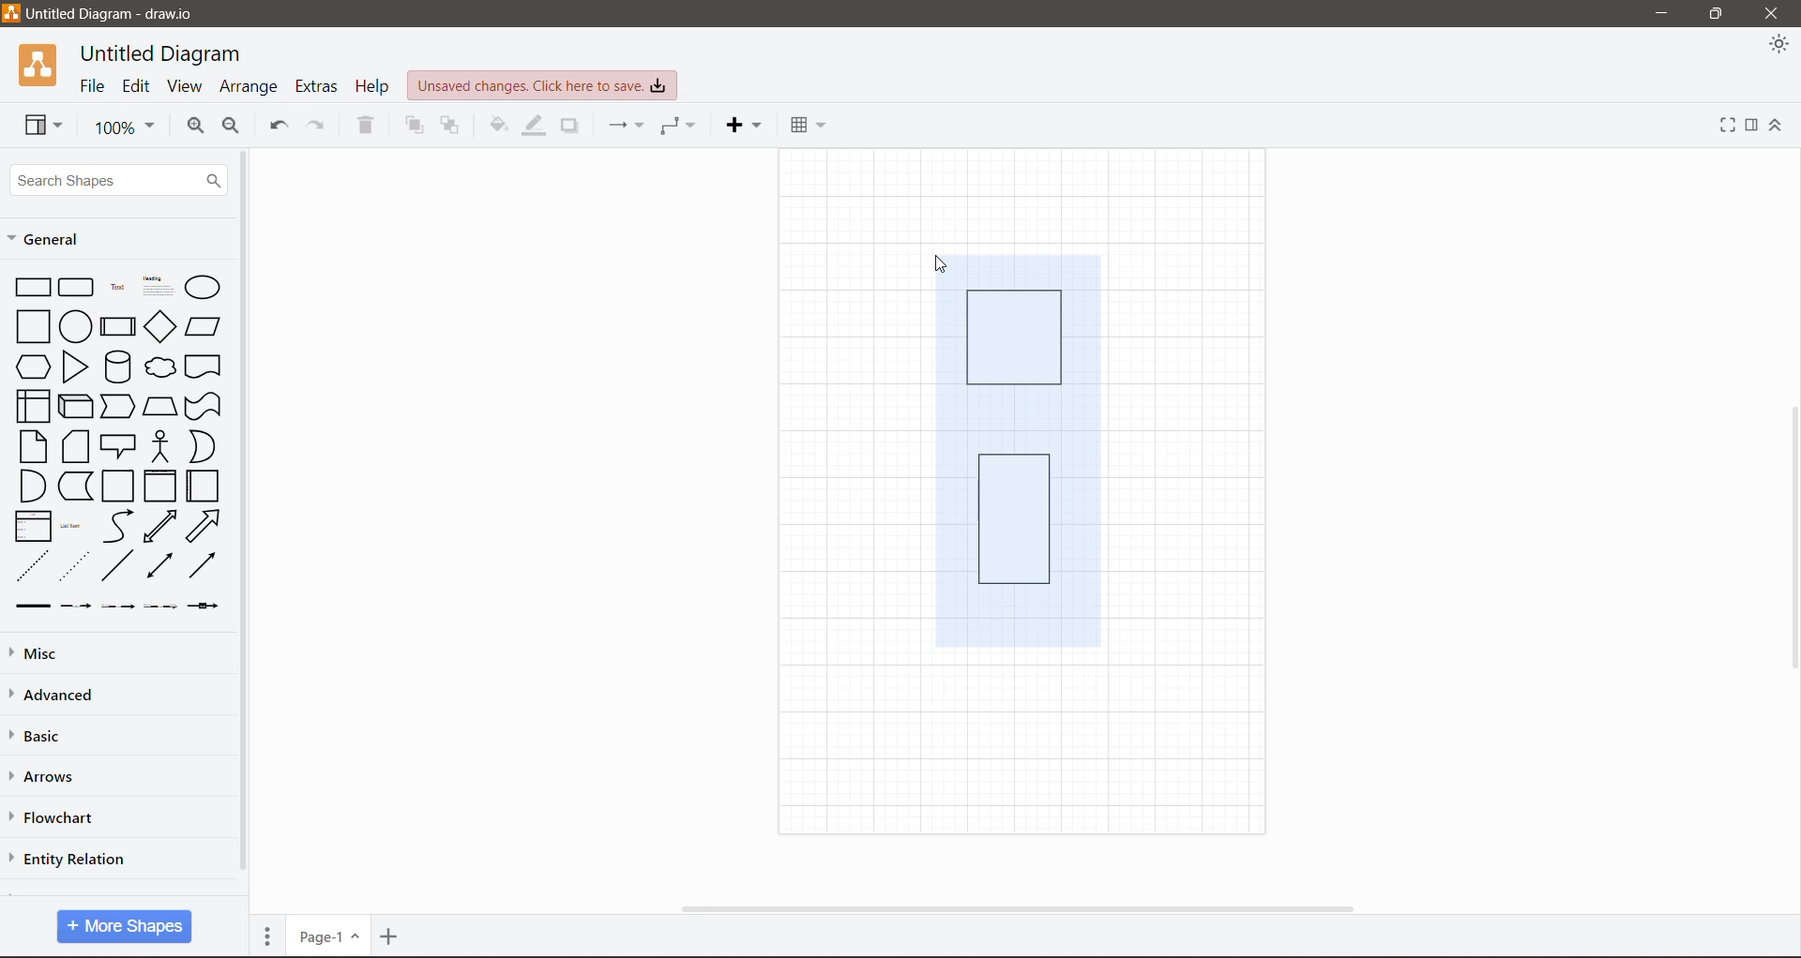  Describe the element at coordinates (316, 86) in the screenshot. I see `Extras` at that location.